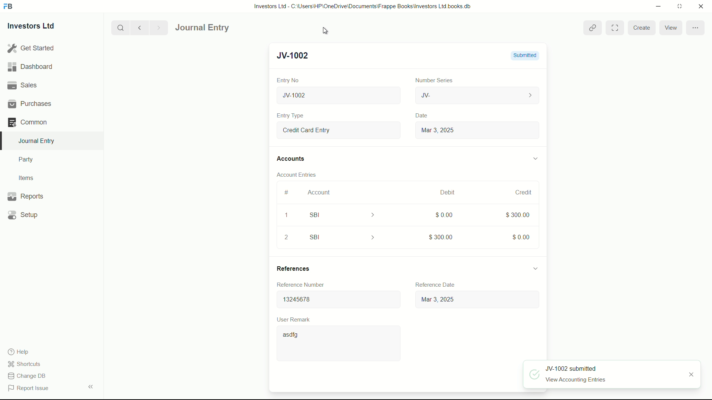 This screenshot has width=712, height=400. What do you see at coordinates (300, 173) in the screenshot?
I see `Account Entries` at bounding box center [300, 173].